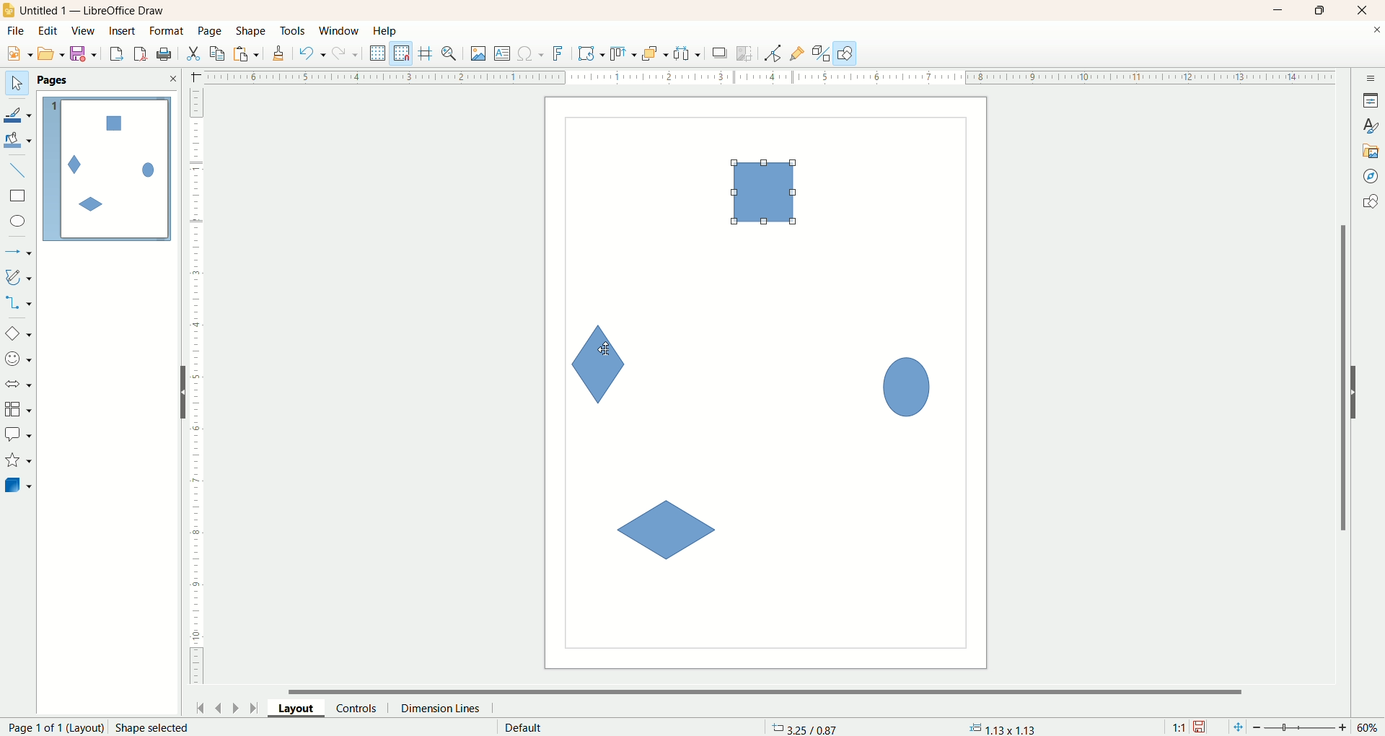 The height and width of the screenshot is (736, 1385). I want to click on symbol shape, so click(20, 360).